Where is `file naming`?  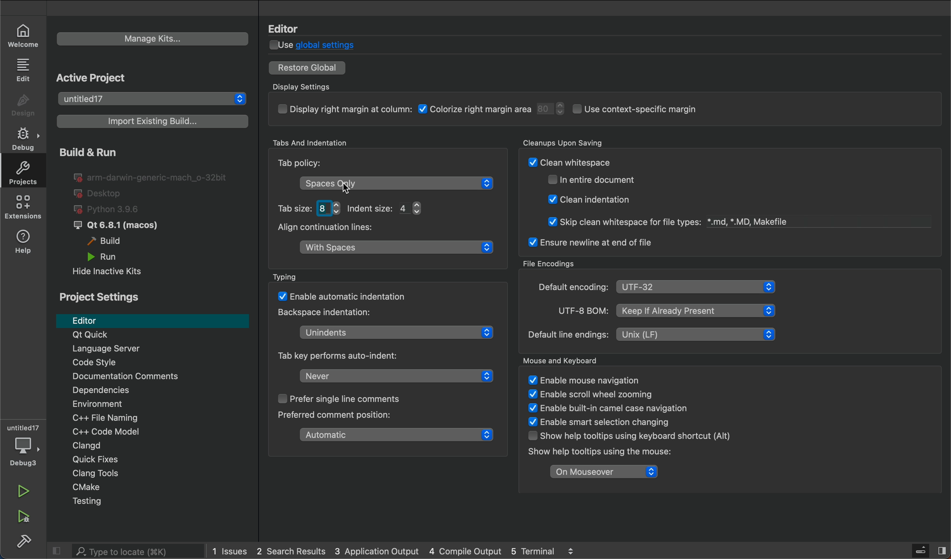 file naming is located at coordinates (163, 418).